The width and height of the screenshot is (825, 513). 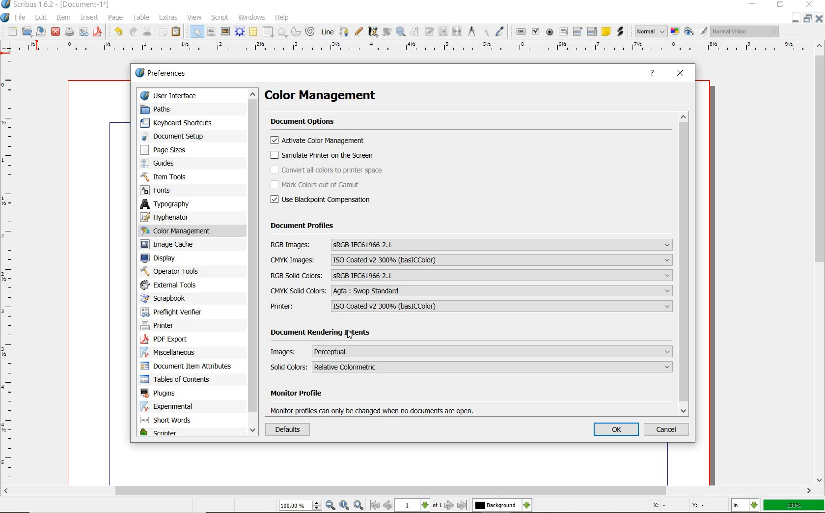 I want to click on scrollbar, so click(x=407, y=491).